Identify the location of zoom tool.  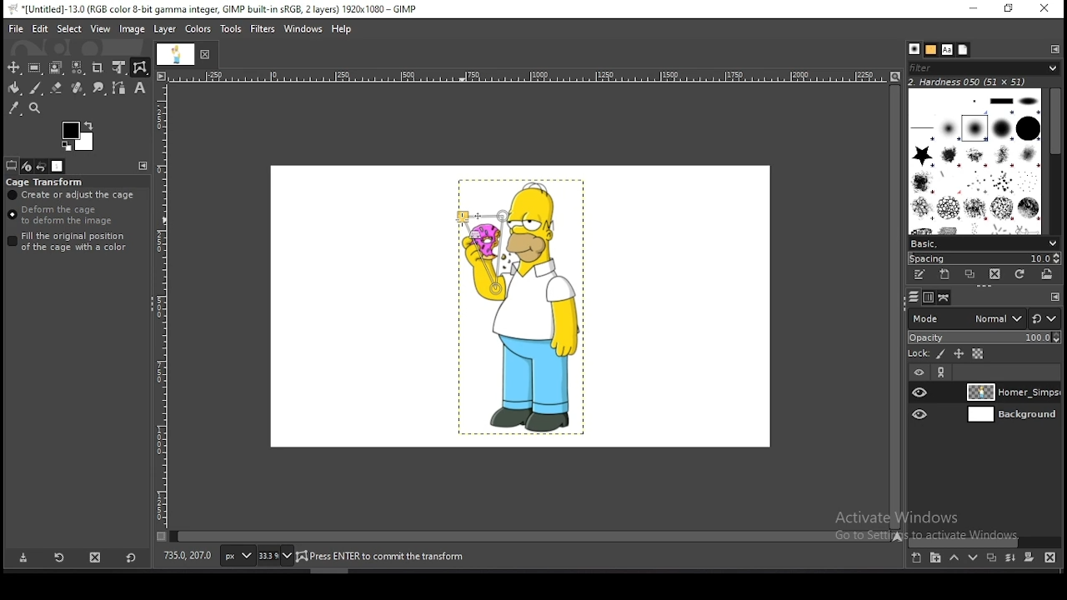
(34, 107).